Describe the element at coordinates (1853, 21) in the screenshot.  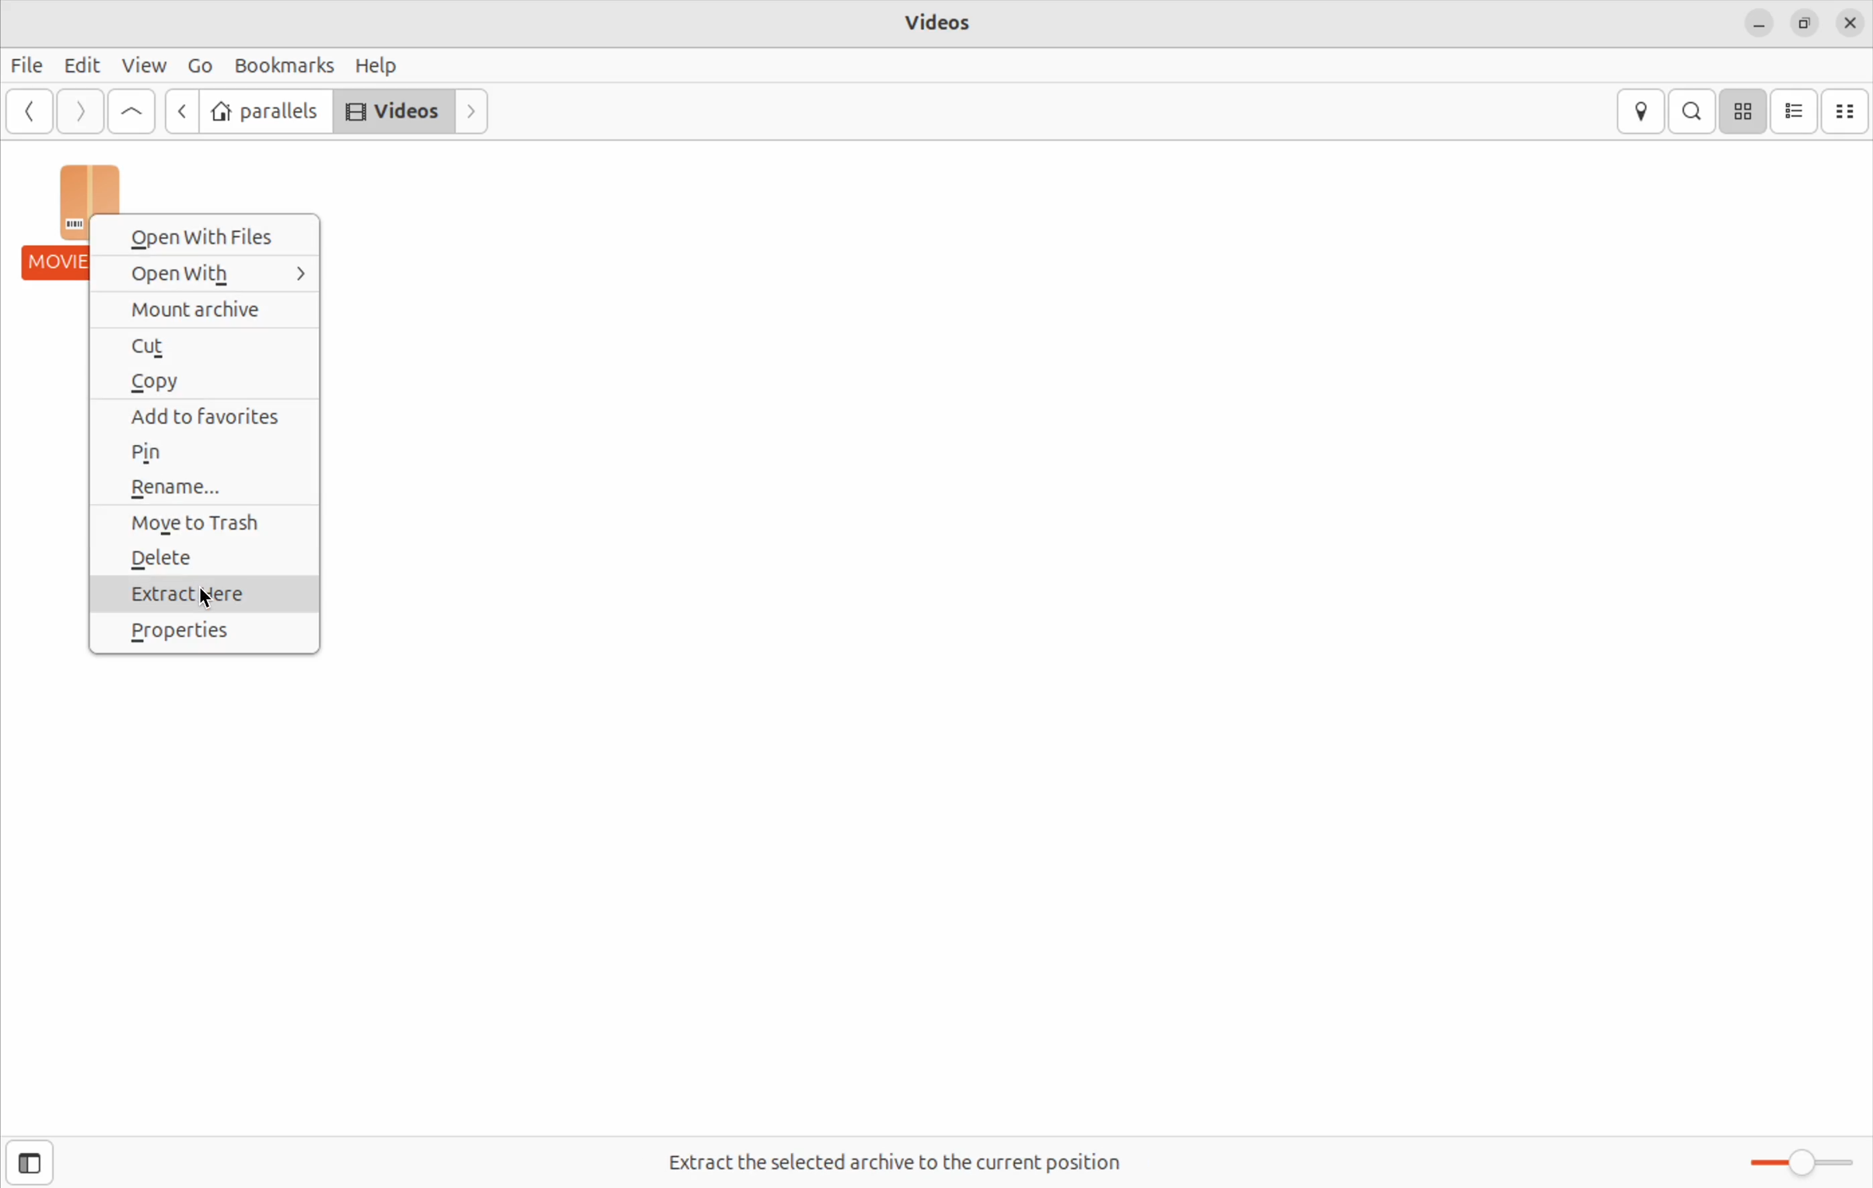
I see `close` at that location.